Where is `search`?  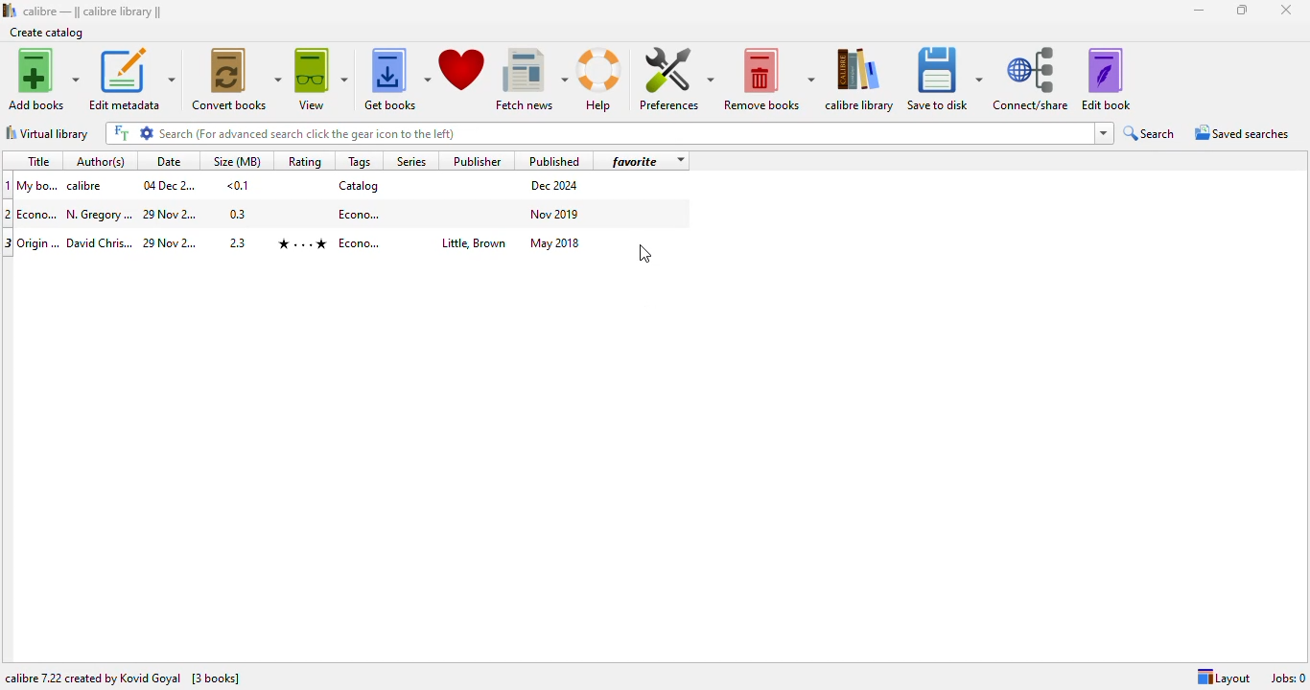 search is located at coordinates (624, 133).